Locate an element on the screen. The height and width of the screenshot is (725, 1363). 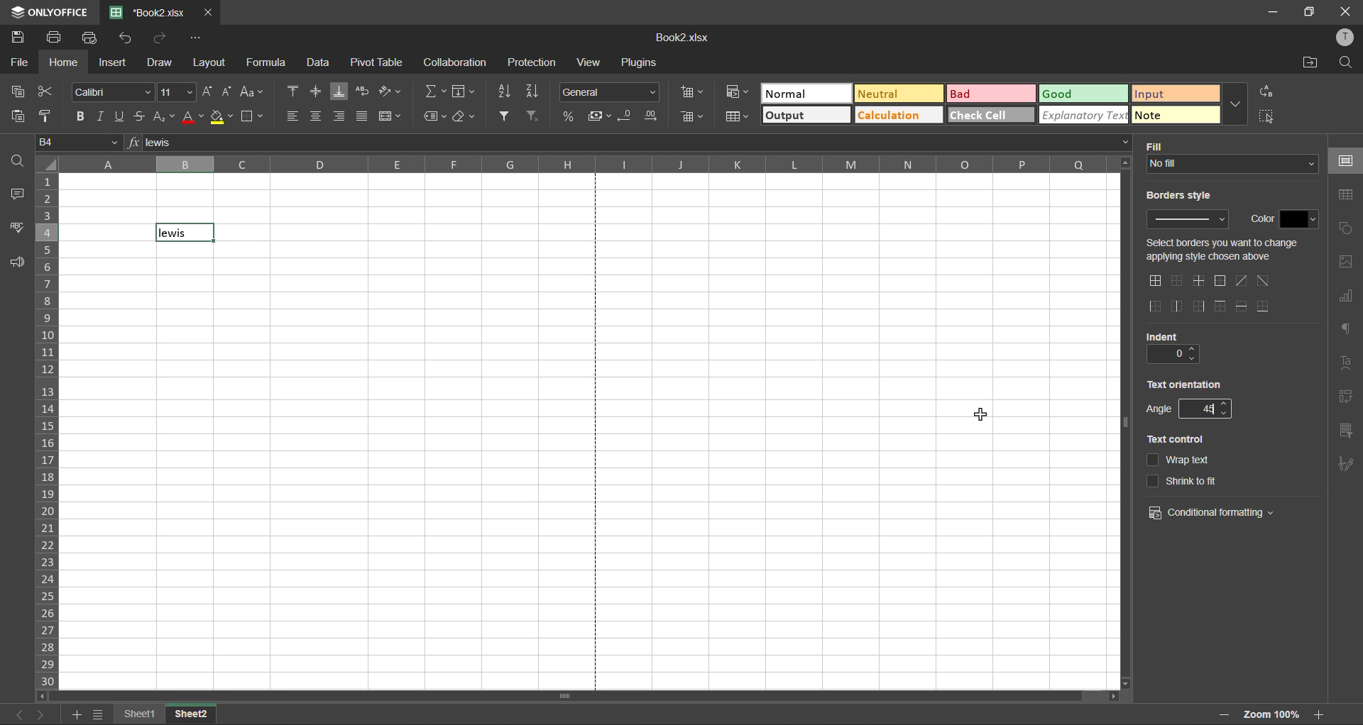
insert cells is located at coordinates (695, 94).